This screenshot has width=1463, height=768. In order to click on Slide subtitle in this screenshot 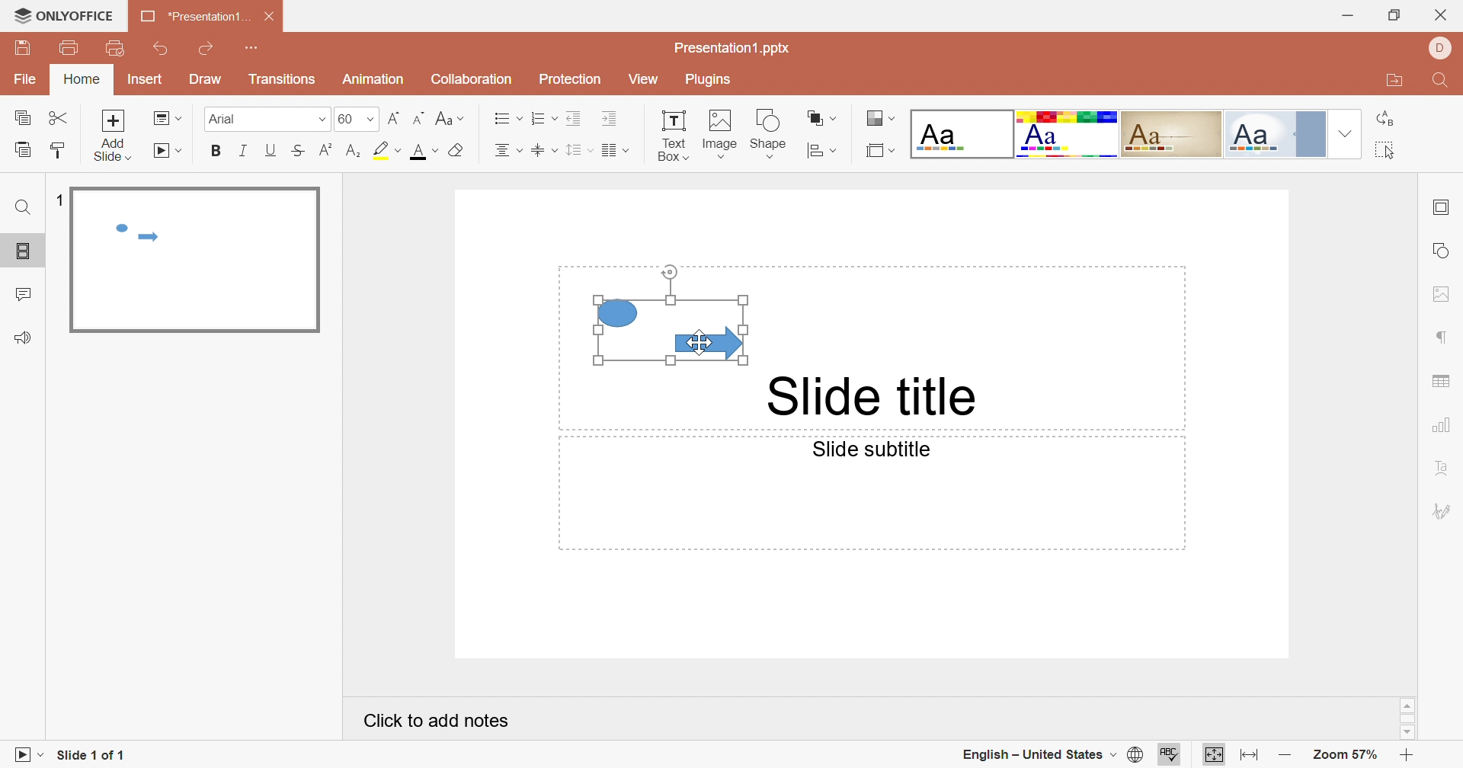, I will do `click(866, 452)`.